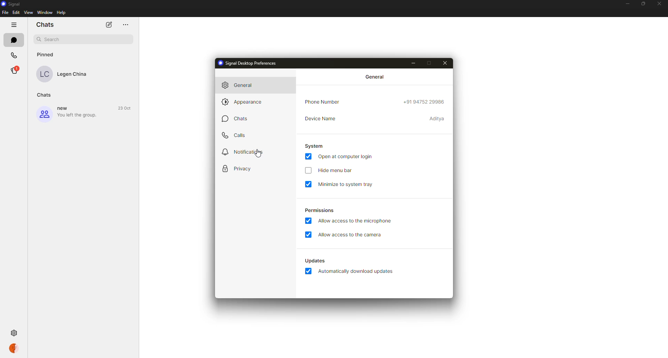  What do you see at coordinates (242, 119) in the screenshot?
I see `chats` at bounding box center [242, 119].